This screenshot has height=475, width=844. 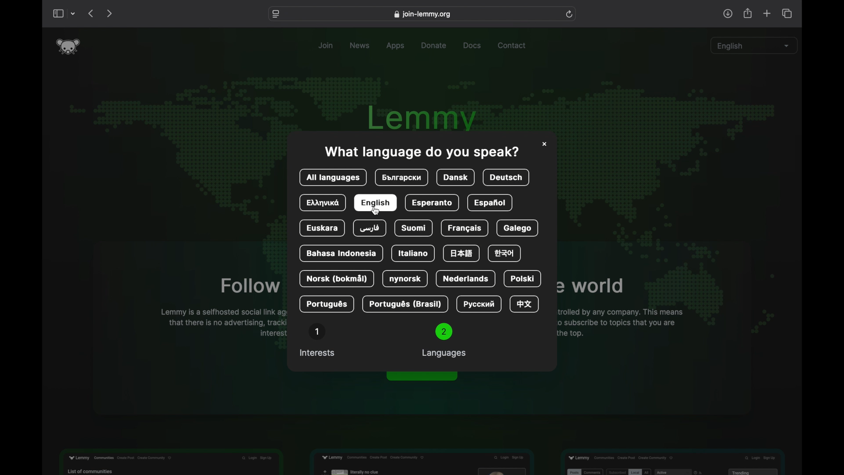 I want to click on donate, so click(x=435, y=46).